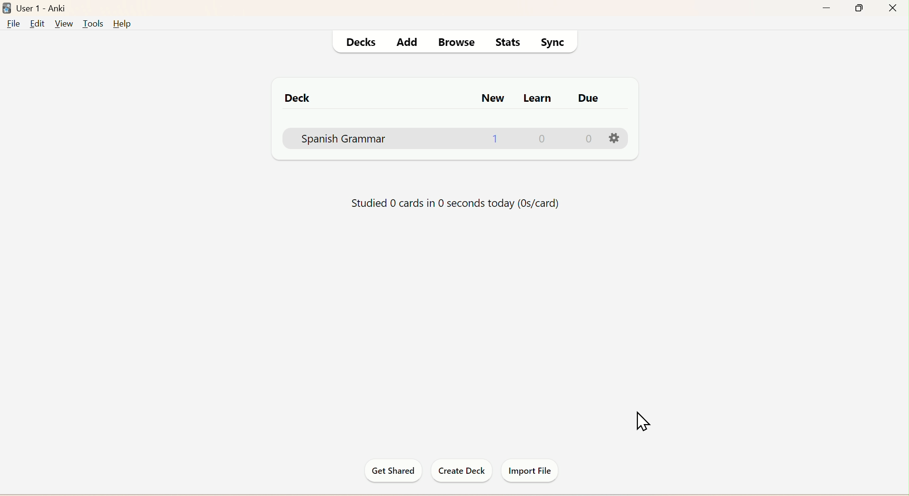 The height and width of the screenshot is (496, 909). Describe the element at coordinates (14, 26) in the screenshot. I see `` at that location.